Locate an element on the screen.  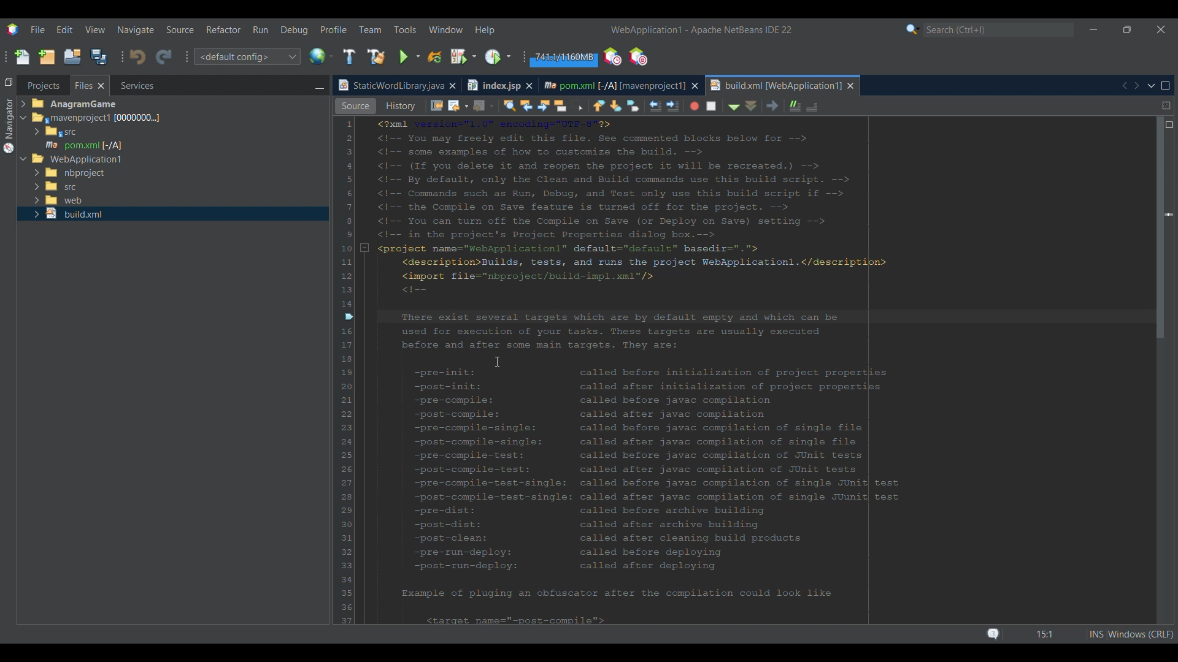
Next is located at coordinates (1136, 85).